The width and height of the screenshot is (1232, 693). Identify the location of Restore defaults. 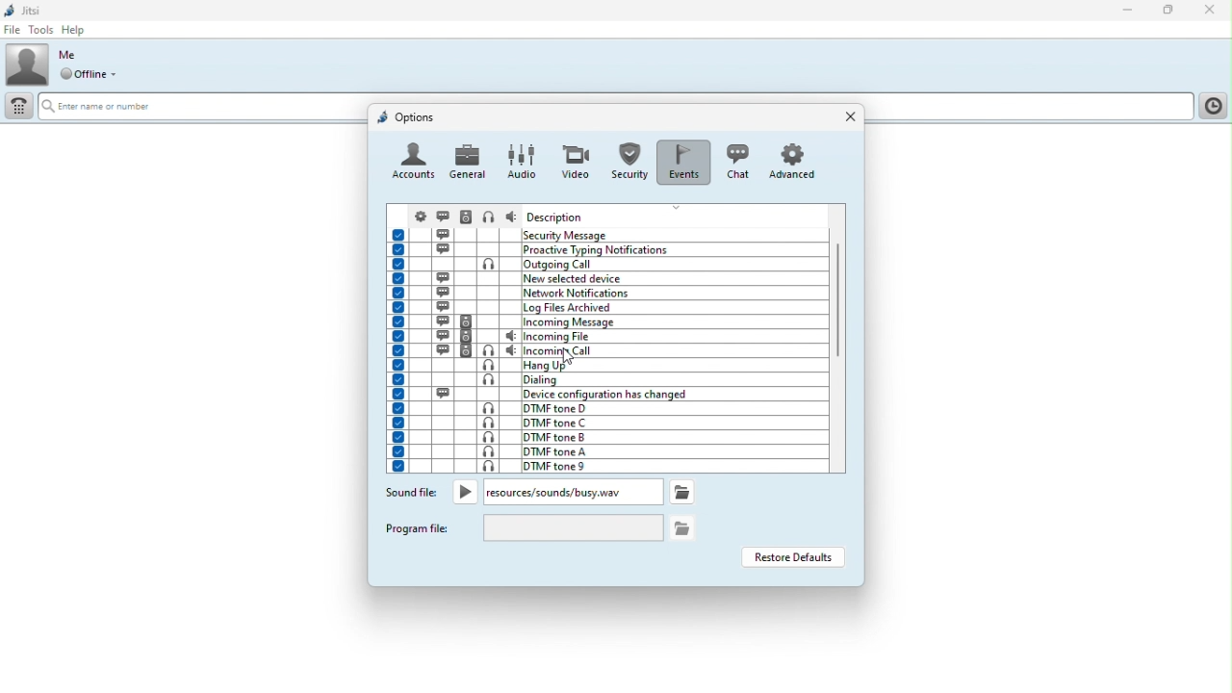
(792, 557).